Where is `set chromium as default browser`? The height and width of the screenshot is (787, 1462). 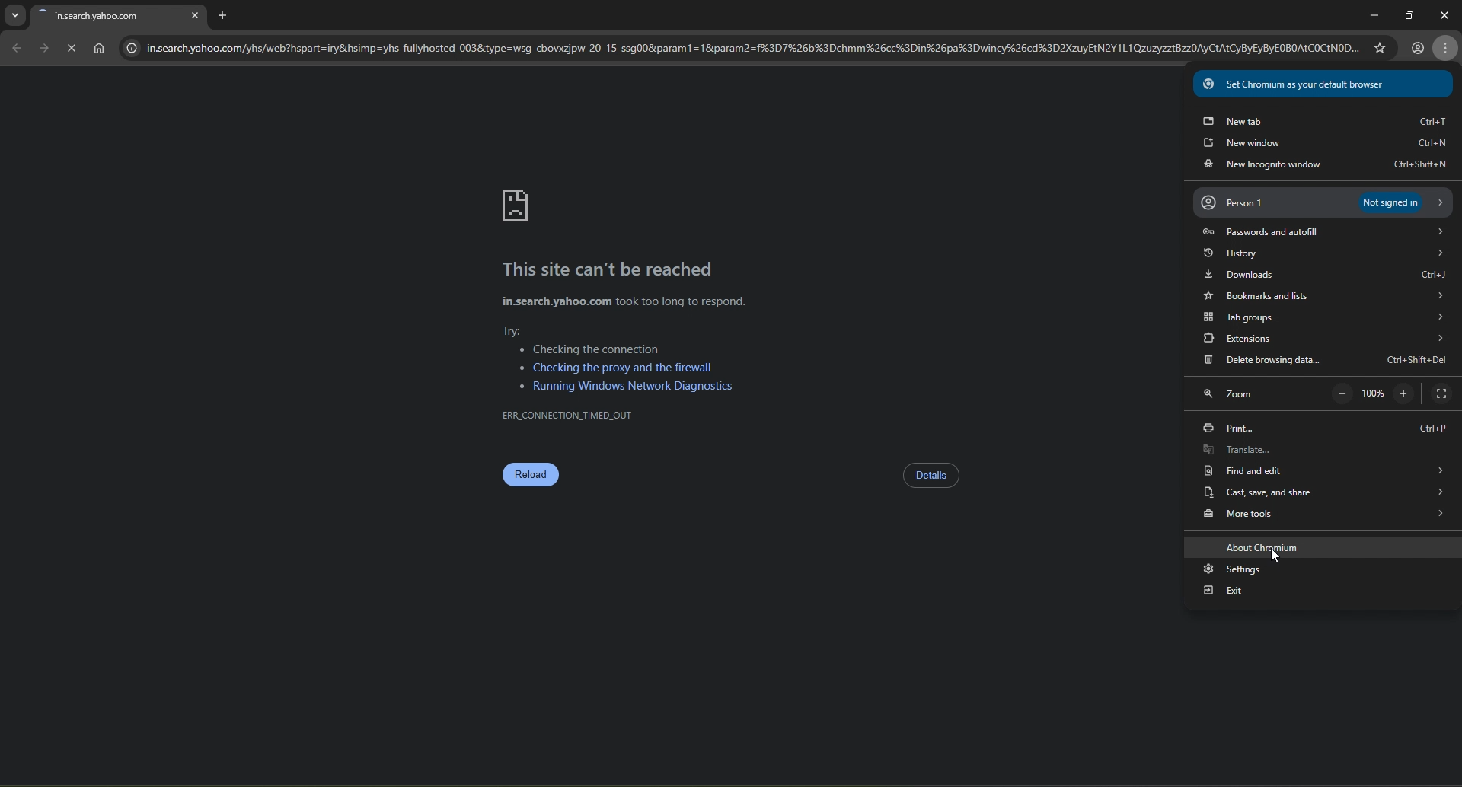
set chromium as default browser is located at coordinates (1320, 82).